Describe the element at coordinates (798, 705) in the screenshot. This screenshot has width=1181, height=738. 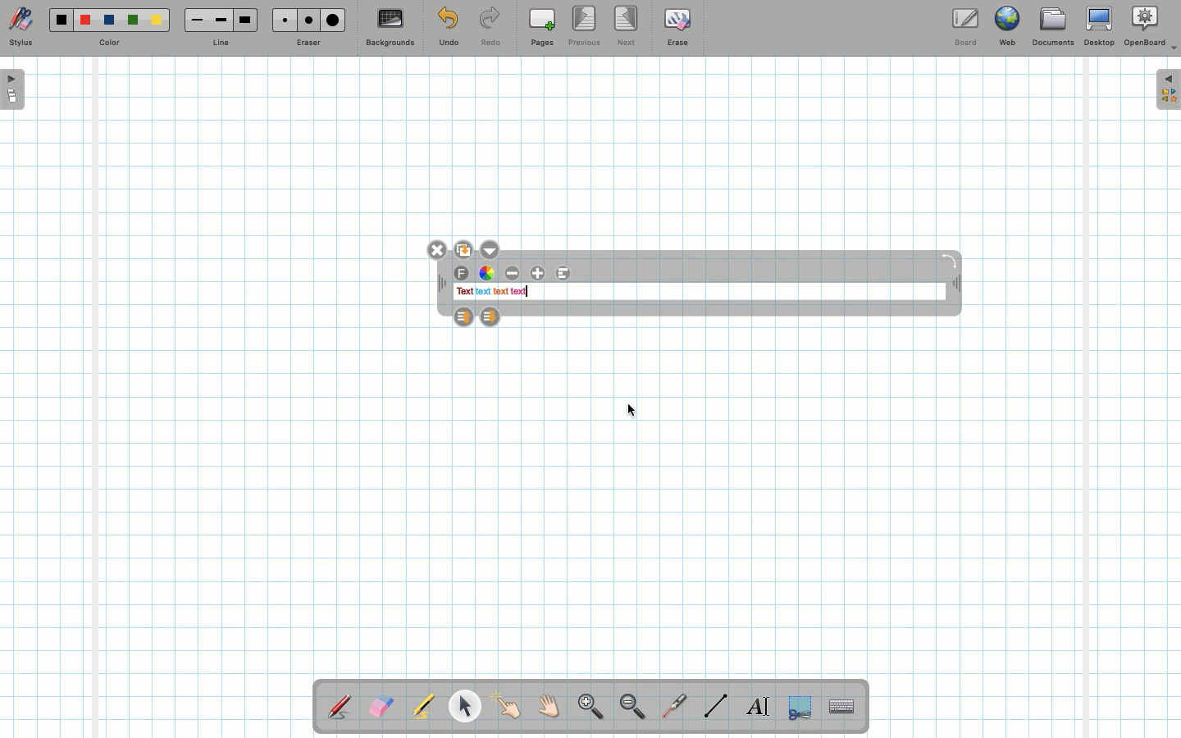
I see `Selection` at that location.